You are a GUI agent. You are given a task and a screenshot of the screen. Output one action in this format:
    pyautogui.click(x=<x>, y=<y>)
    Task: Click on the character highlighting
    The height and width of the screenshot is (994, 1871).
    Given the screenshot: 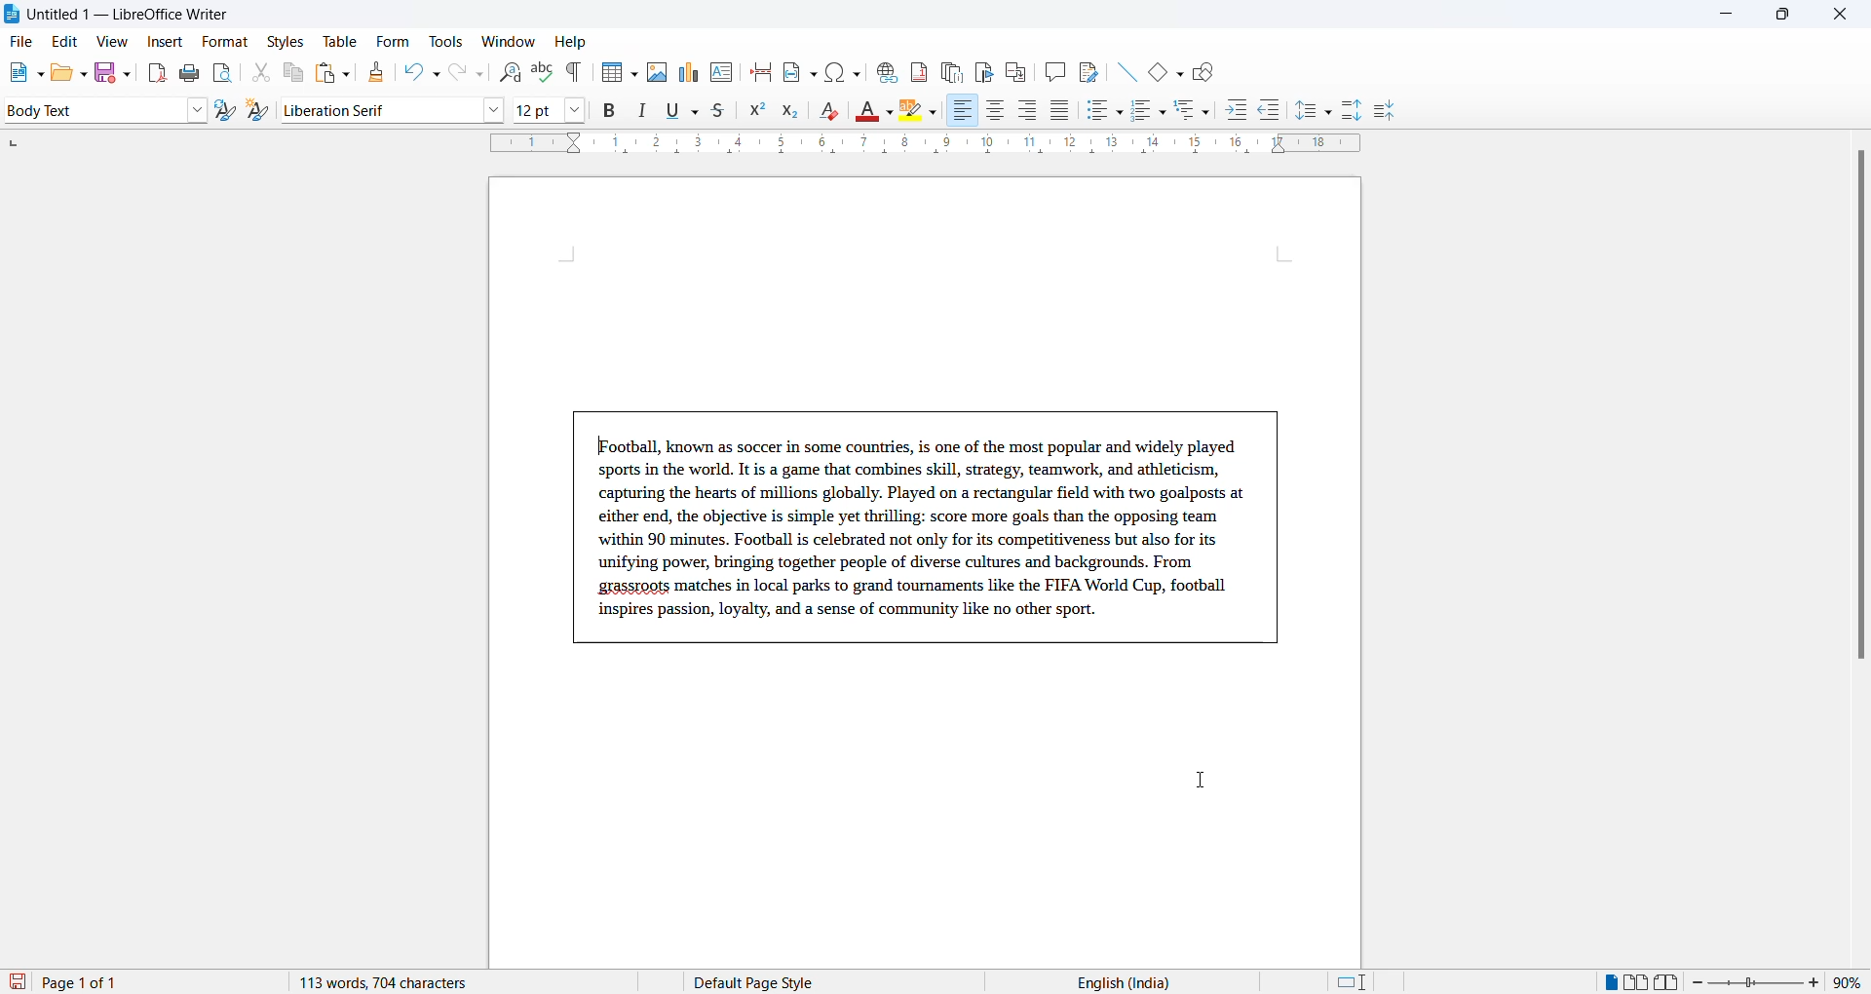 What is the action you would take?
    pyautogui.click(x=923, y=112)
    